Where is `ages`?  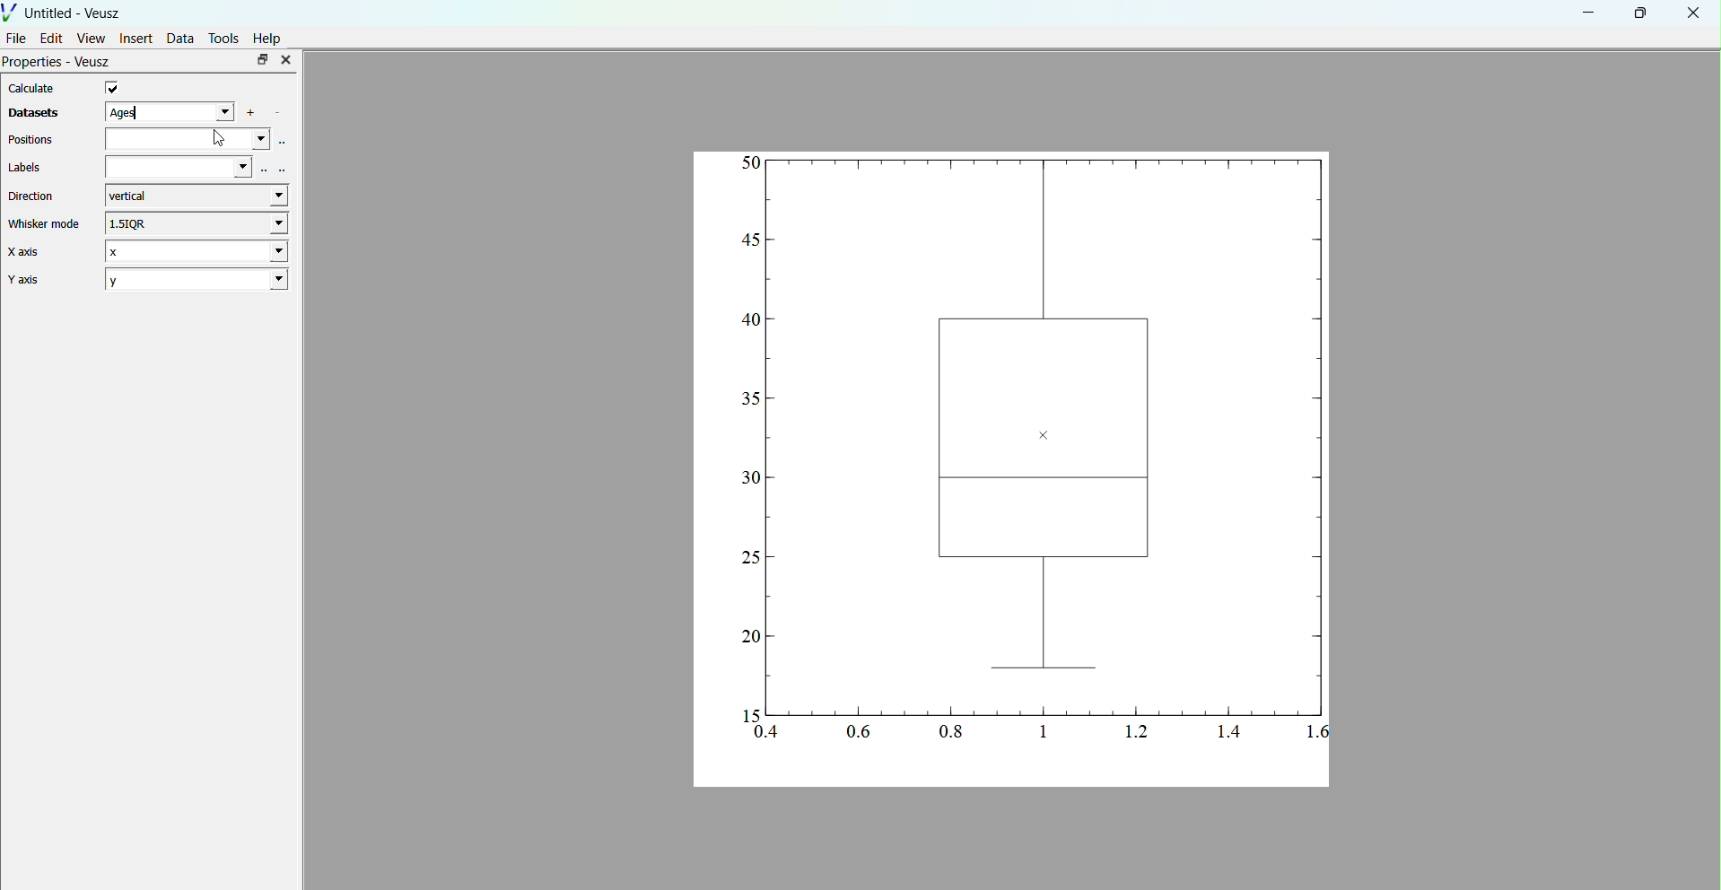 ages is located at coordinates (170, 111).